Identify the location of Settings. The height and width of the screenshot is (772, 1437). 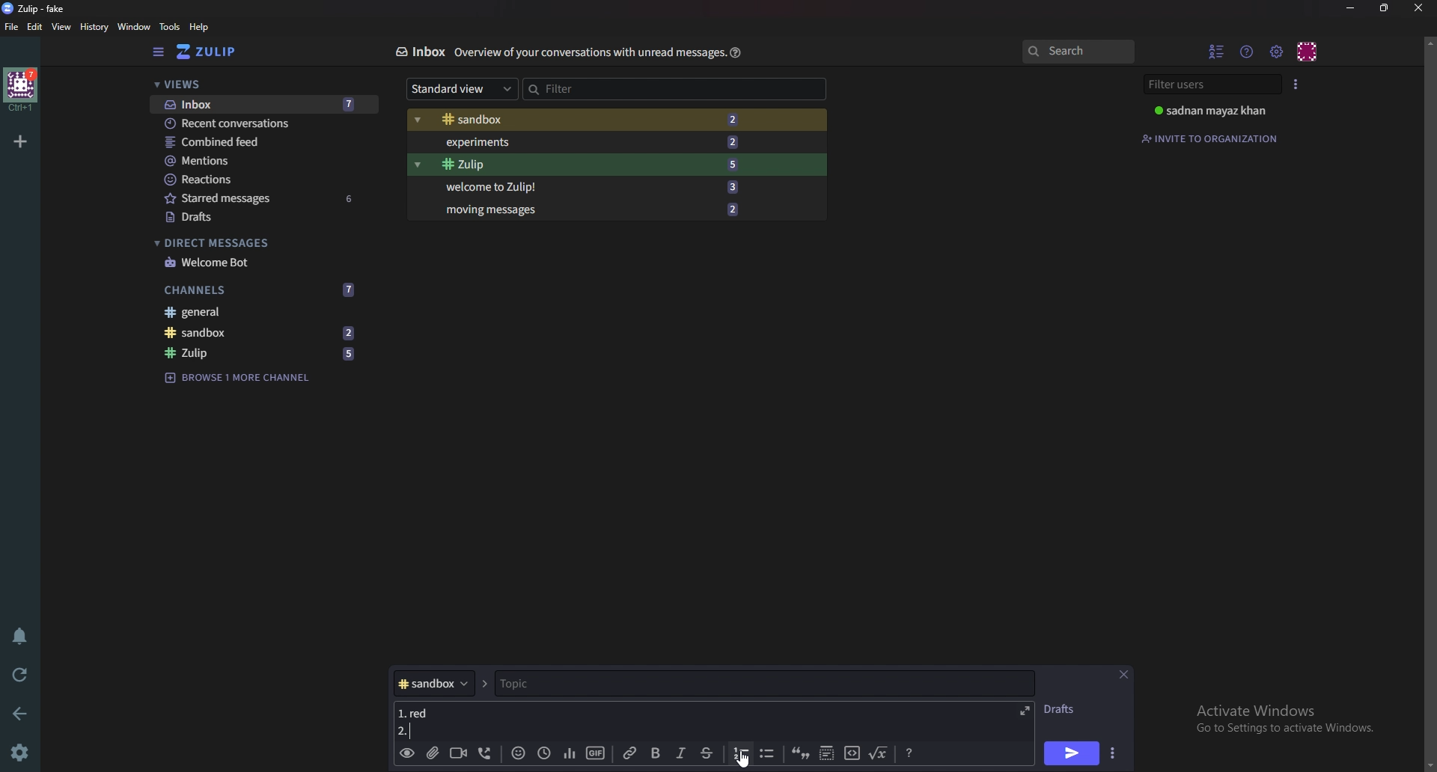
(22, 752).